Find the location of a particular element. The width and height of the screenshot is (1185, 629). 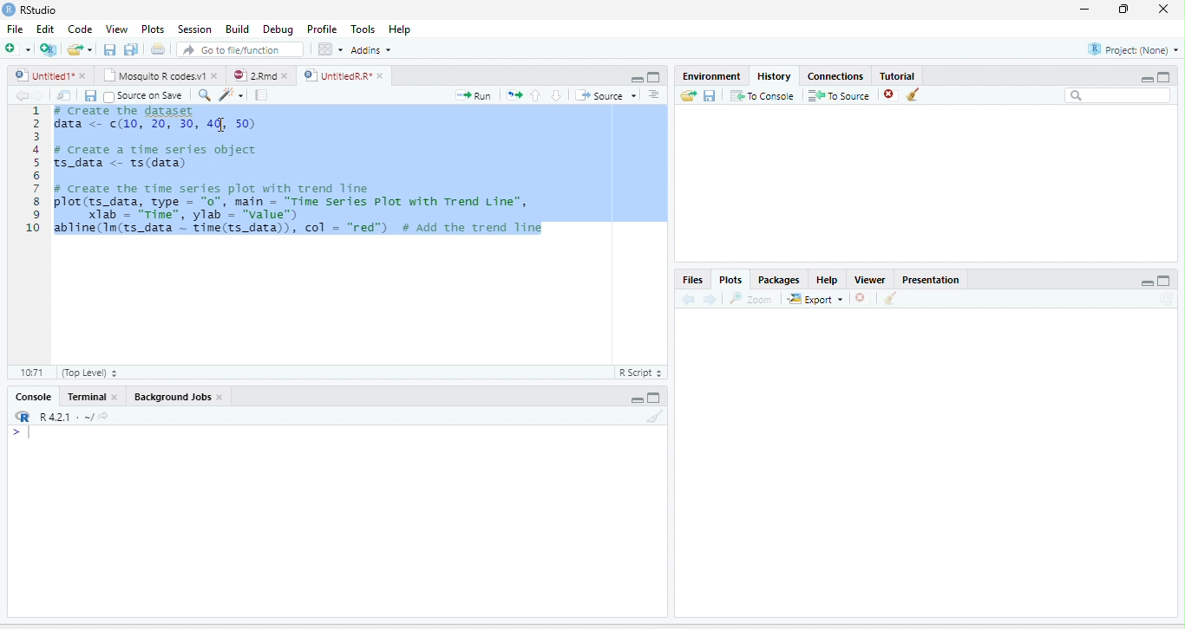

History is located at coordinates (775, 75).